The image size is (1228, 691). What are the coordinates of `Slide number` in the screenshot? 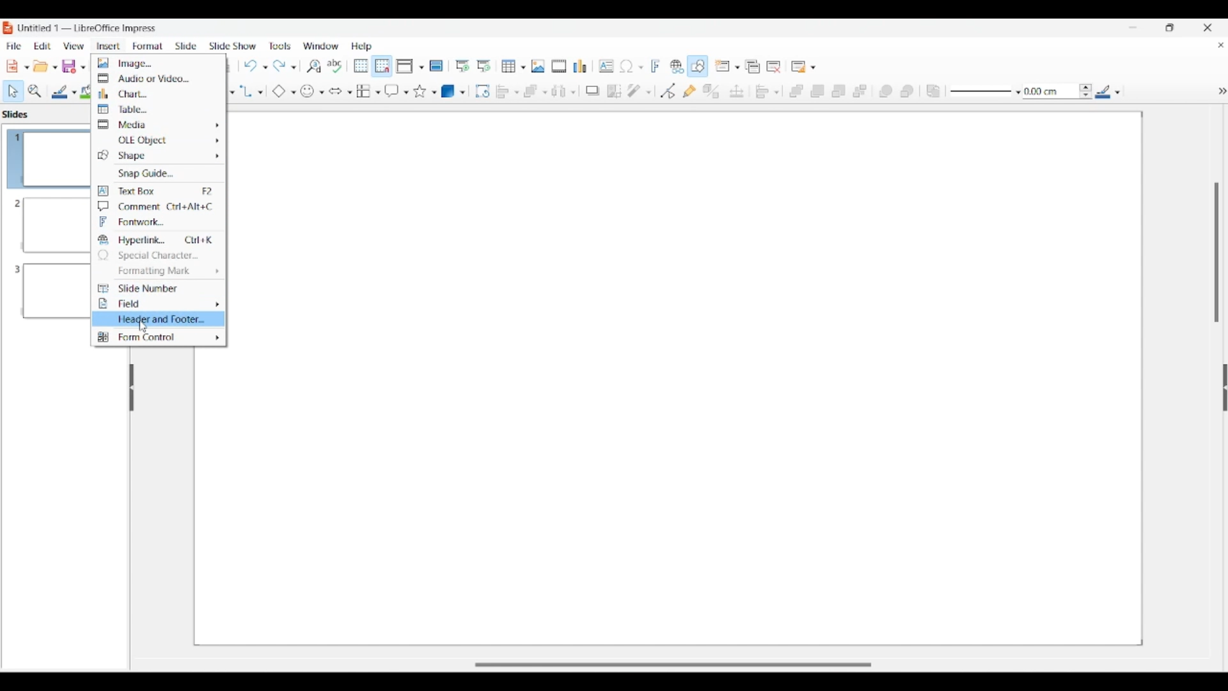 It's located at (157, 288).